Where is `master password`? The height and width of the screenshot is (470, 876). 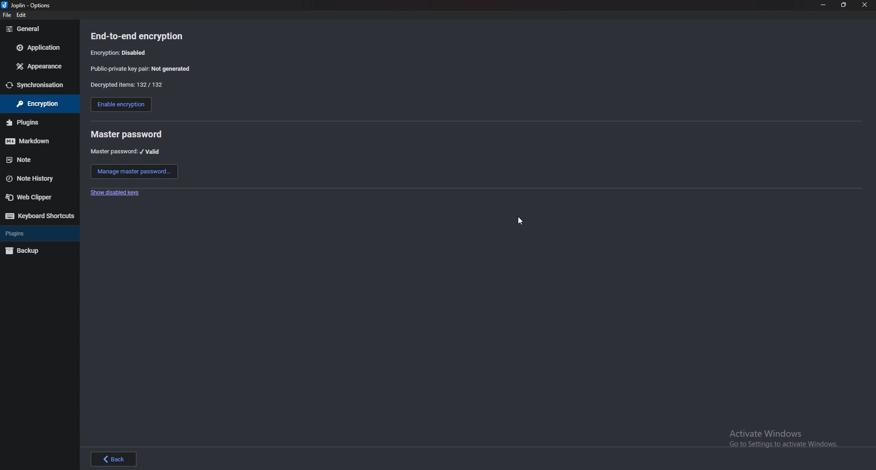 master password is located at coordinates (126, 151).